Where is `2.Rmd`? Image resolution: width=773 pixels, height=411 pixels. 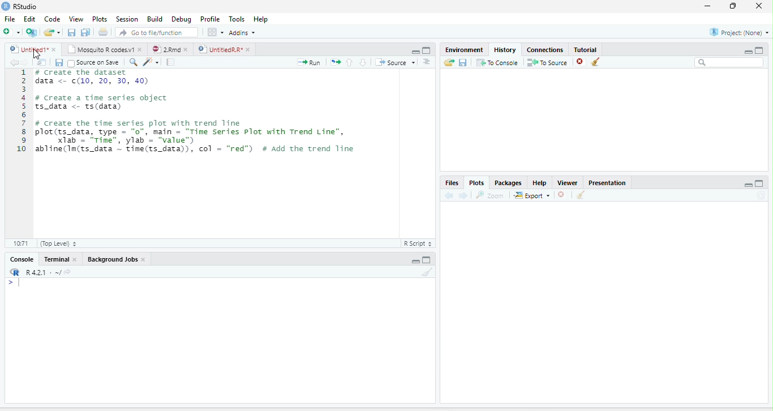 2.Rmd is located at coordinates (165, 49).